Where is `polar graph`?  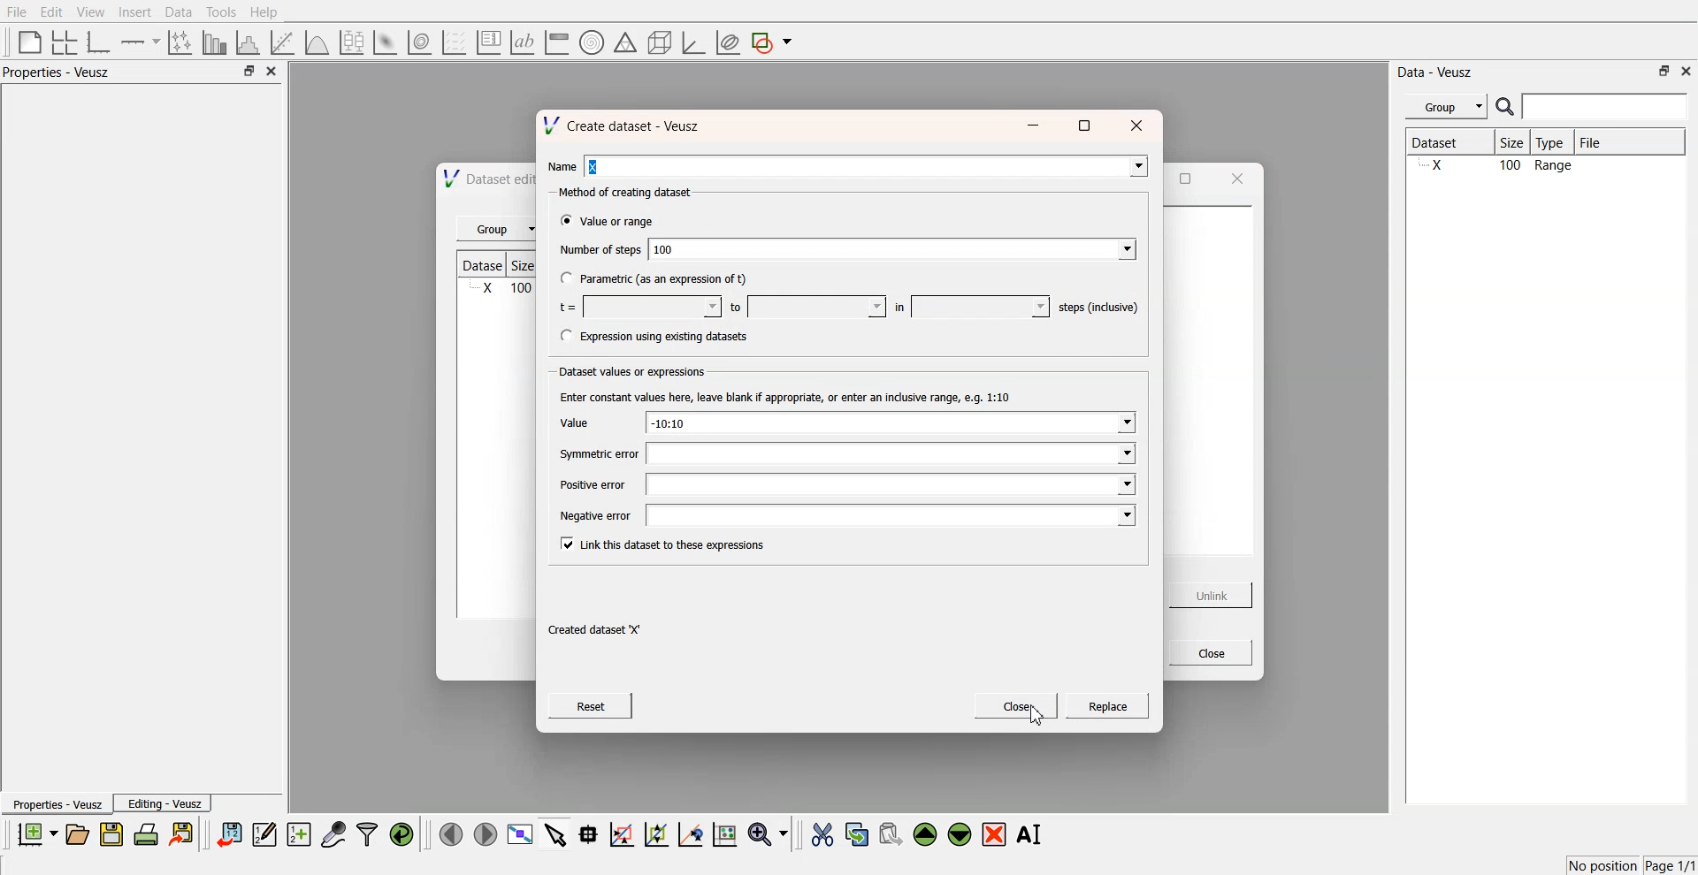
polar graph is located at coordinates (591, 44).